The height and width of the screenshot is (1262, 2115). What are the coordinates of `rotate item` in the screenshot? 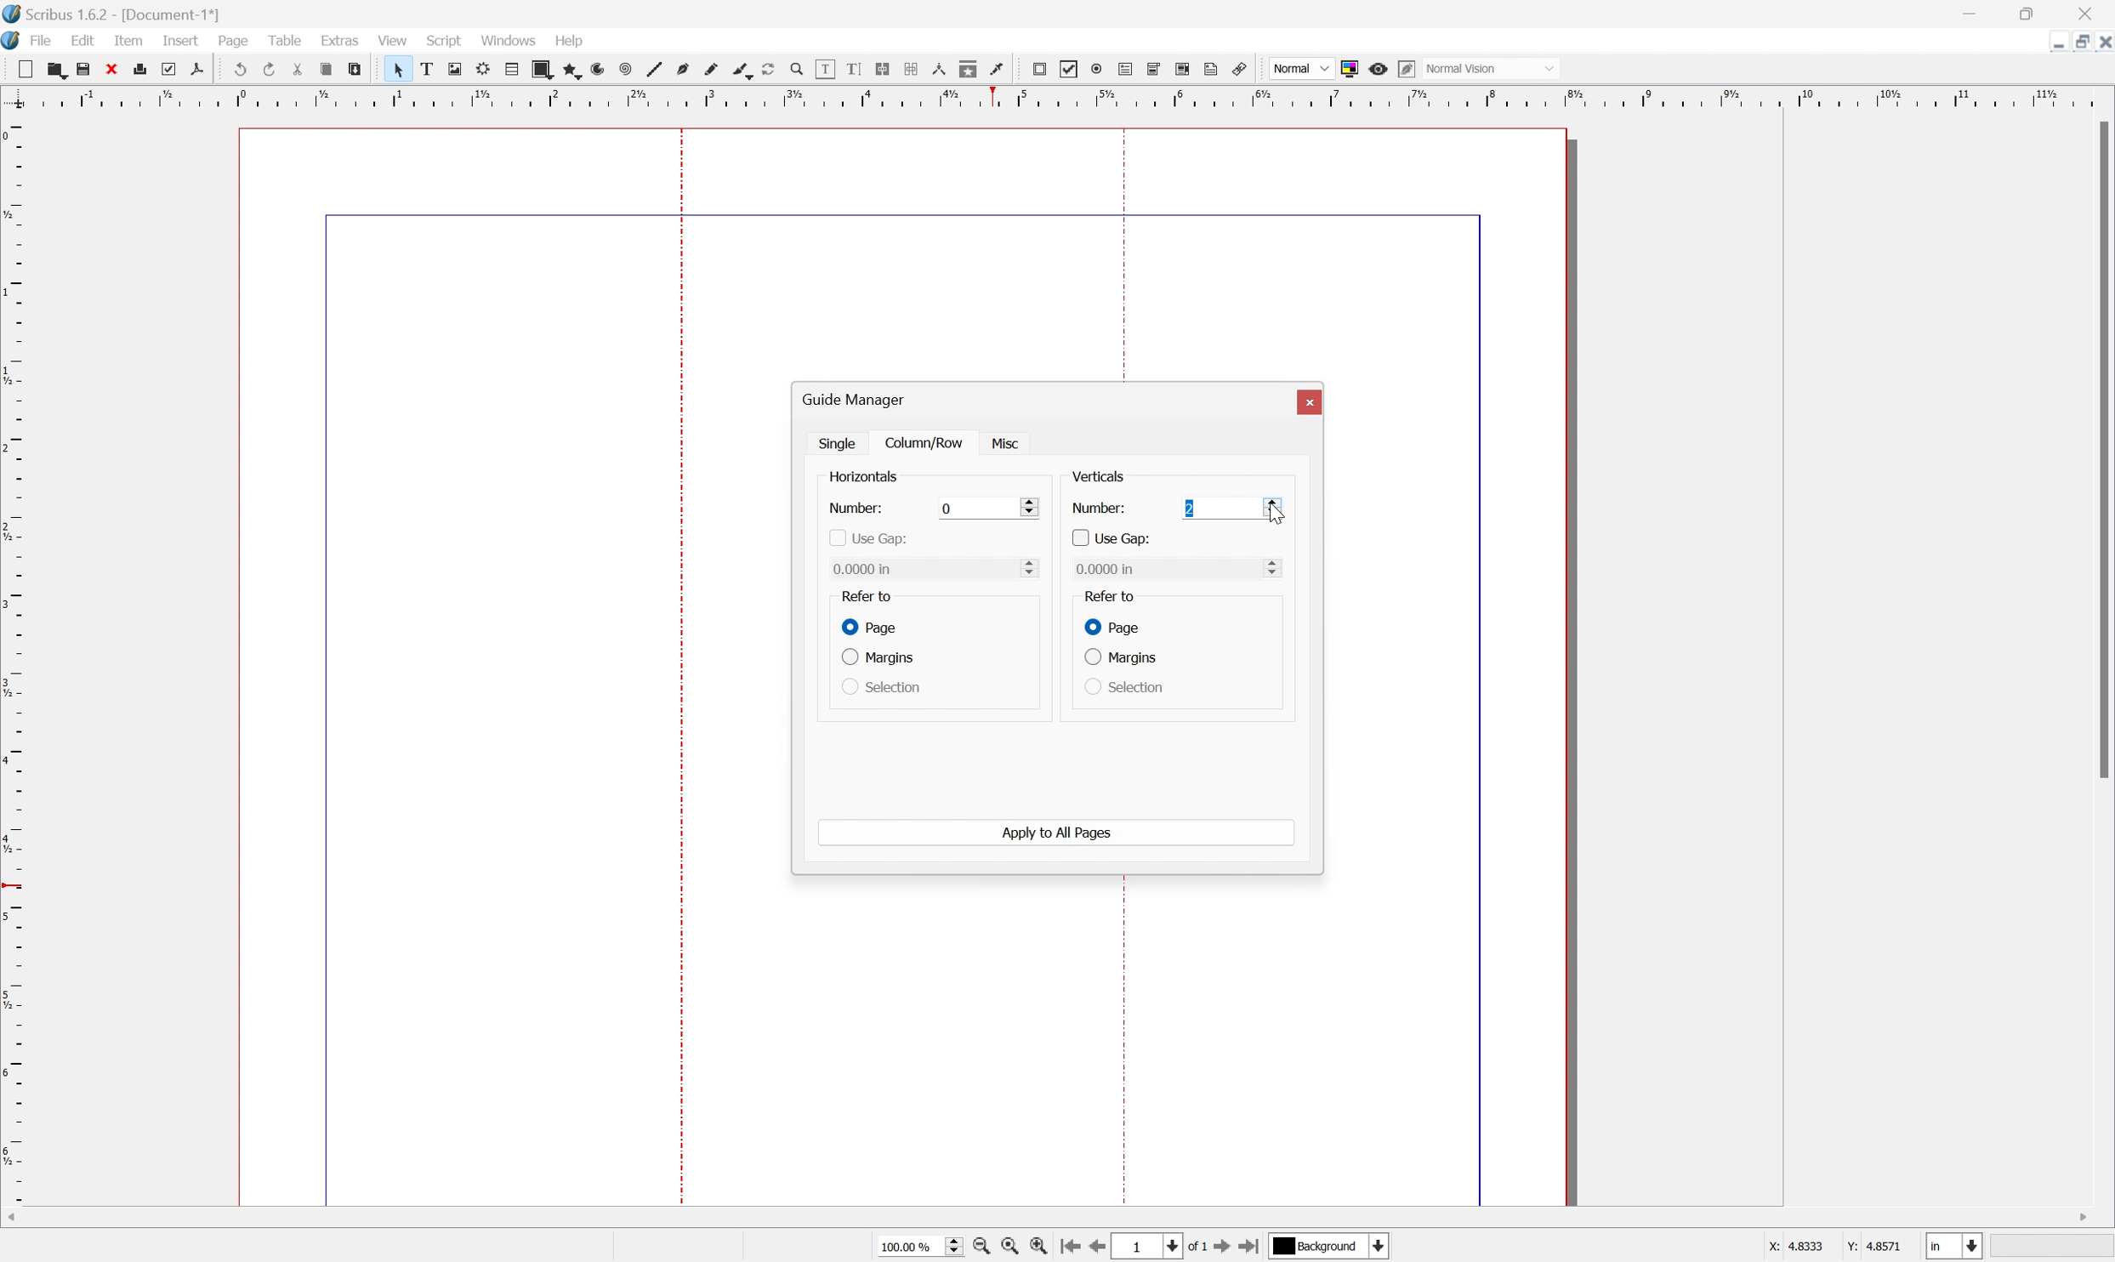 It's located at (767, 69).